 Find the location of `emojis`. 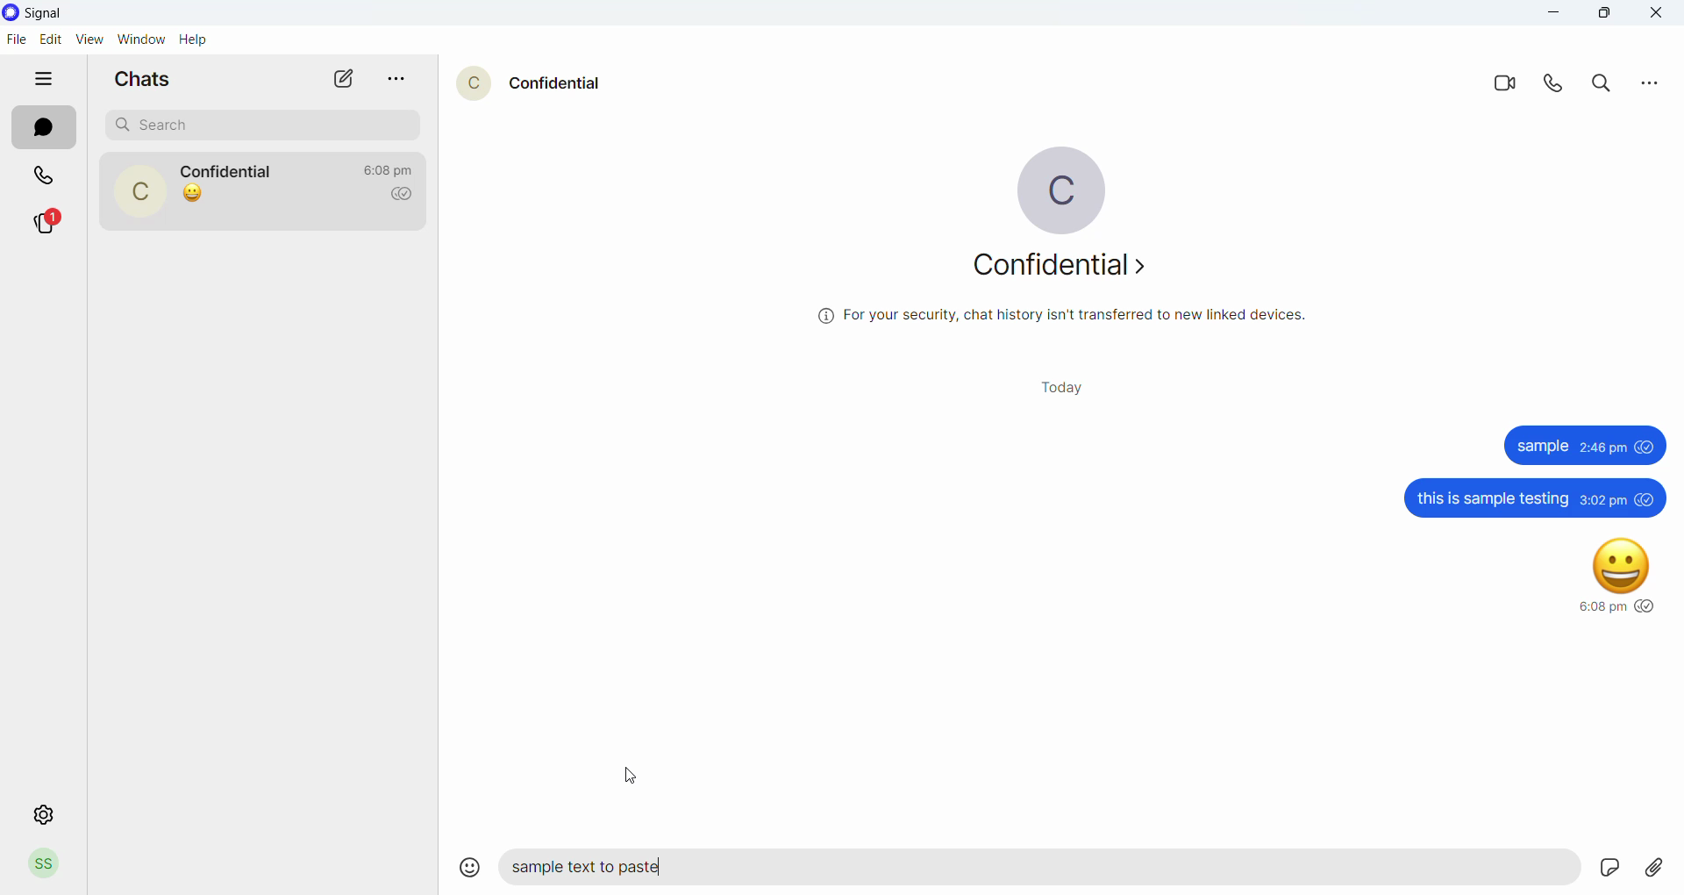

emojis is located at coordinates (464, 864).